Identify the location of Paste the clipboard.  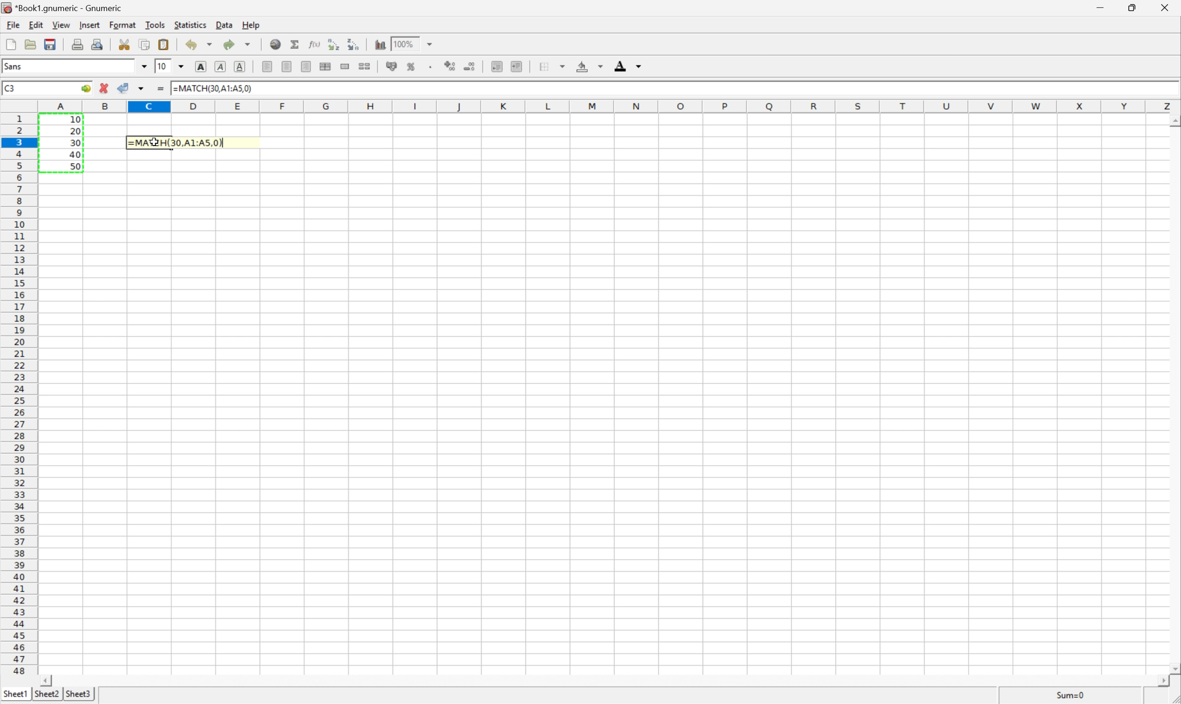
(163, 45).